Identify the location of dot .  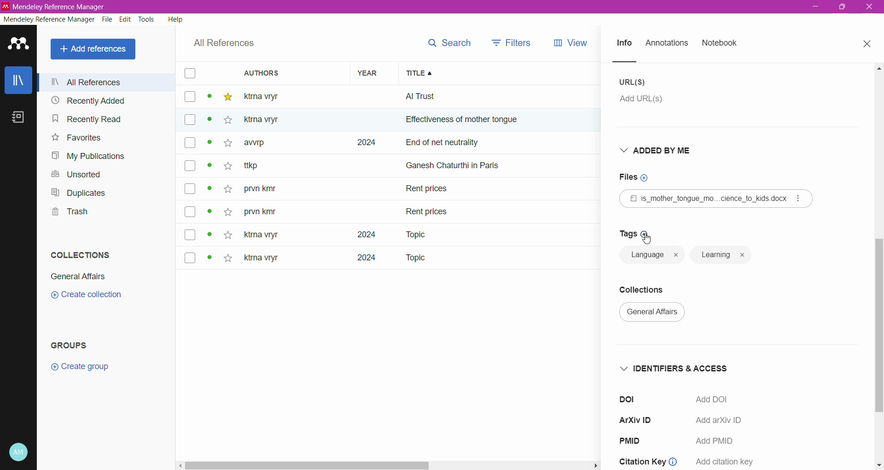
(209, 214).